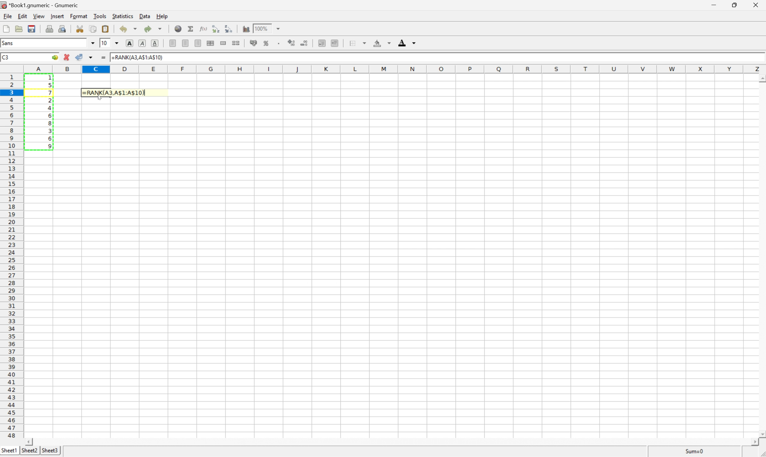 The height and width of the screenshot is (457, 766). Describe the element at coordinates (92, 58) in the screenshot. I see `accept changes across selection` at that location.